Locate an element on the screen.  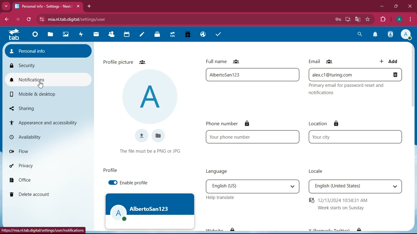
mobile & desktop is located at coordinates (47, 94).